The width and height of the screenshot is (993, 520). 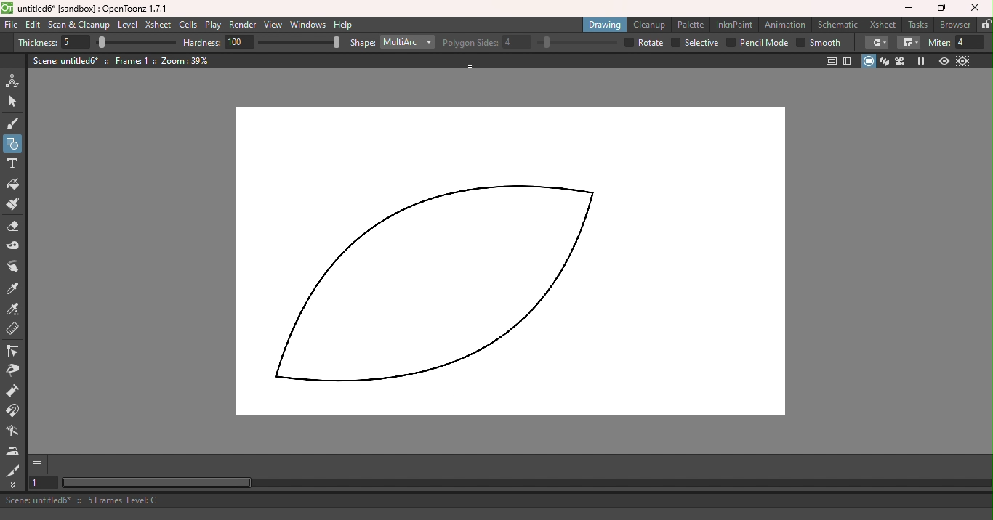 What do you see at coordinates (13, 269) in the screenshot?
I see `Finger tool` at bounding box center [13, 269].